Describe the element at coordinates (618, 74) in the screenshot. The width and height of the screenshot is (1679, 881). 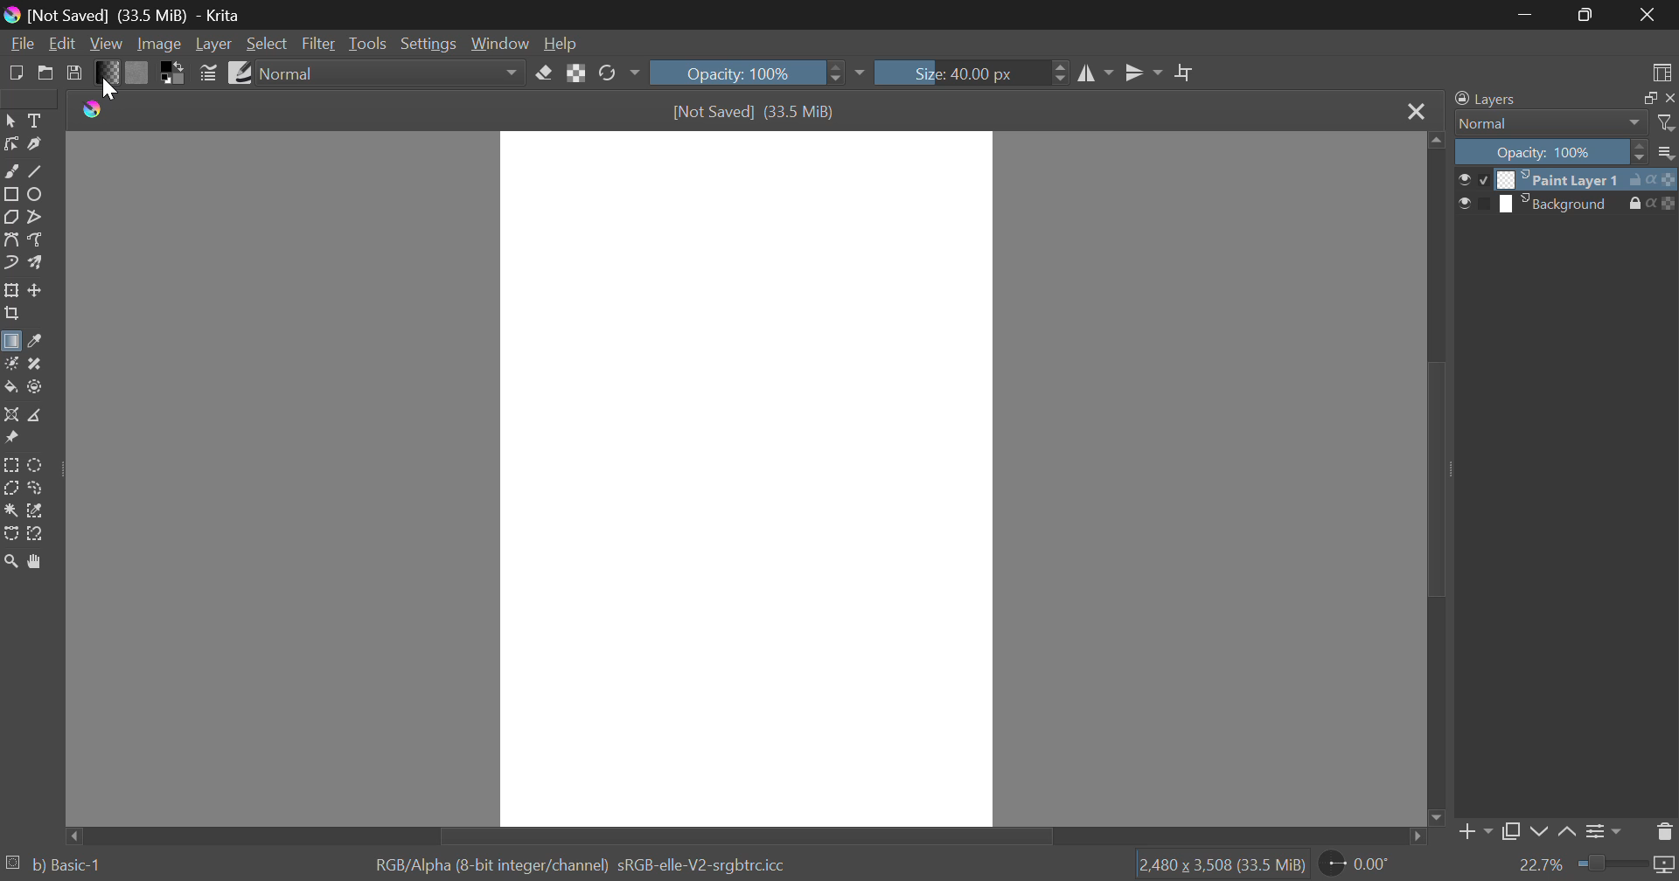
I see `Rotate` at that location.